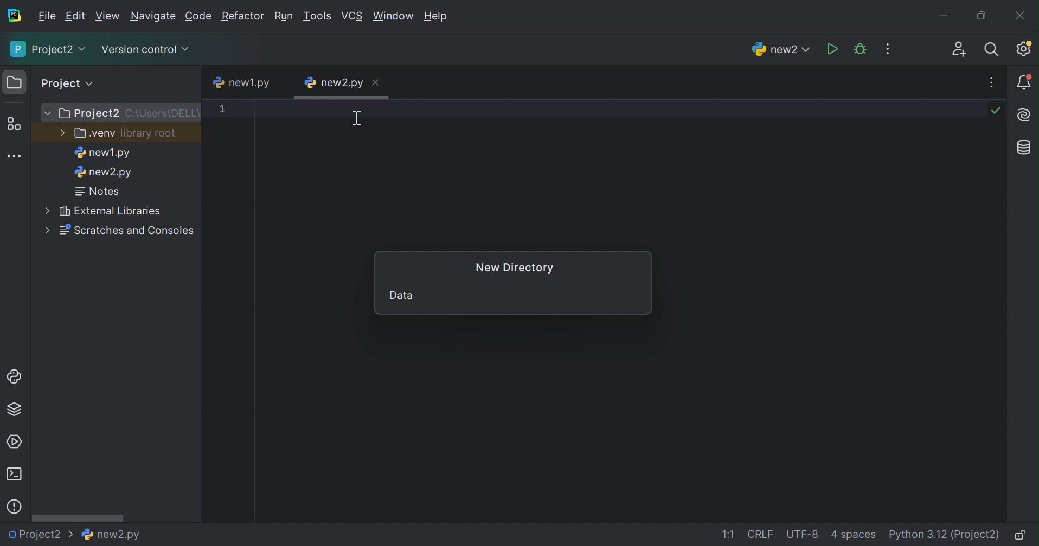 The height and width of the screenshot is (546, 1039). What do you see at coordinates (1025, 49) in the screenshot?
I see `Updates available. IDE and Project Settings.` at bounding box center [1025, 49].